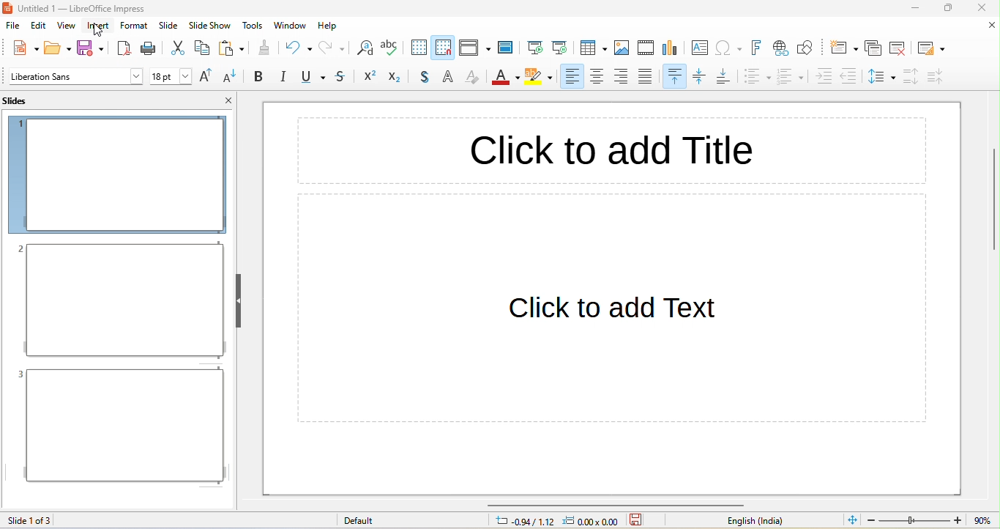 The width and height of the screenshot is (1000, 529). I want to click on click to add text, so click(616, 328).